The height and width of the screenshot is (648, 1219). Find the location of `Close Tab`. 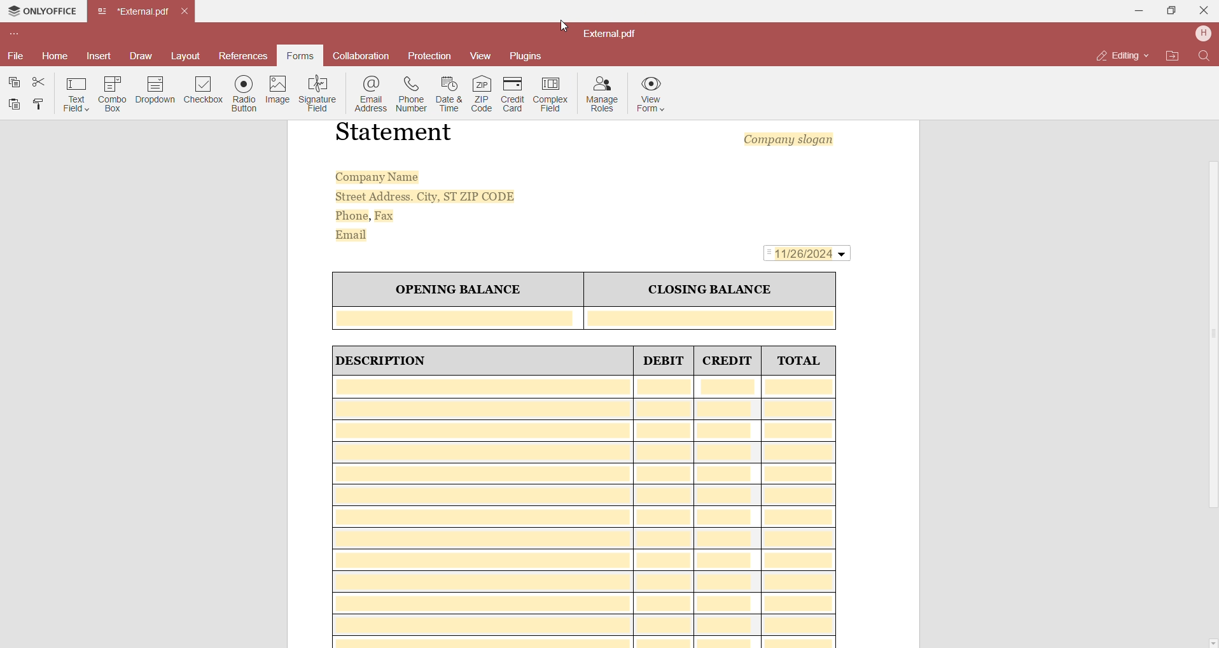

Close Tab is located at coordinates (186, 10).